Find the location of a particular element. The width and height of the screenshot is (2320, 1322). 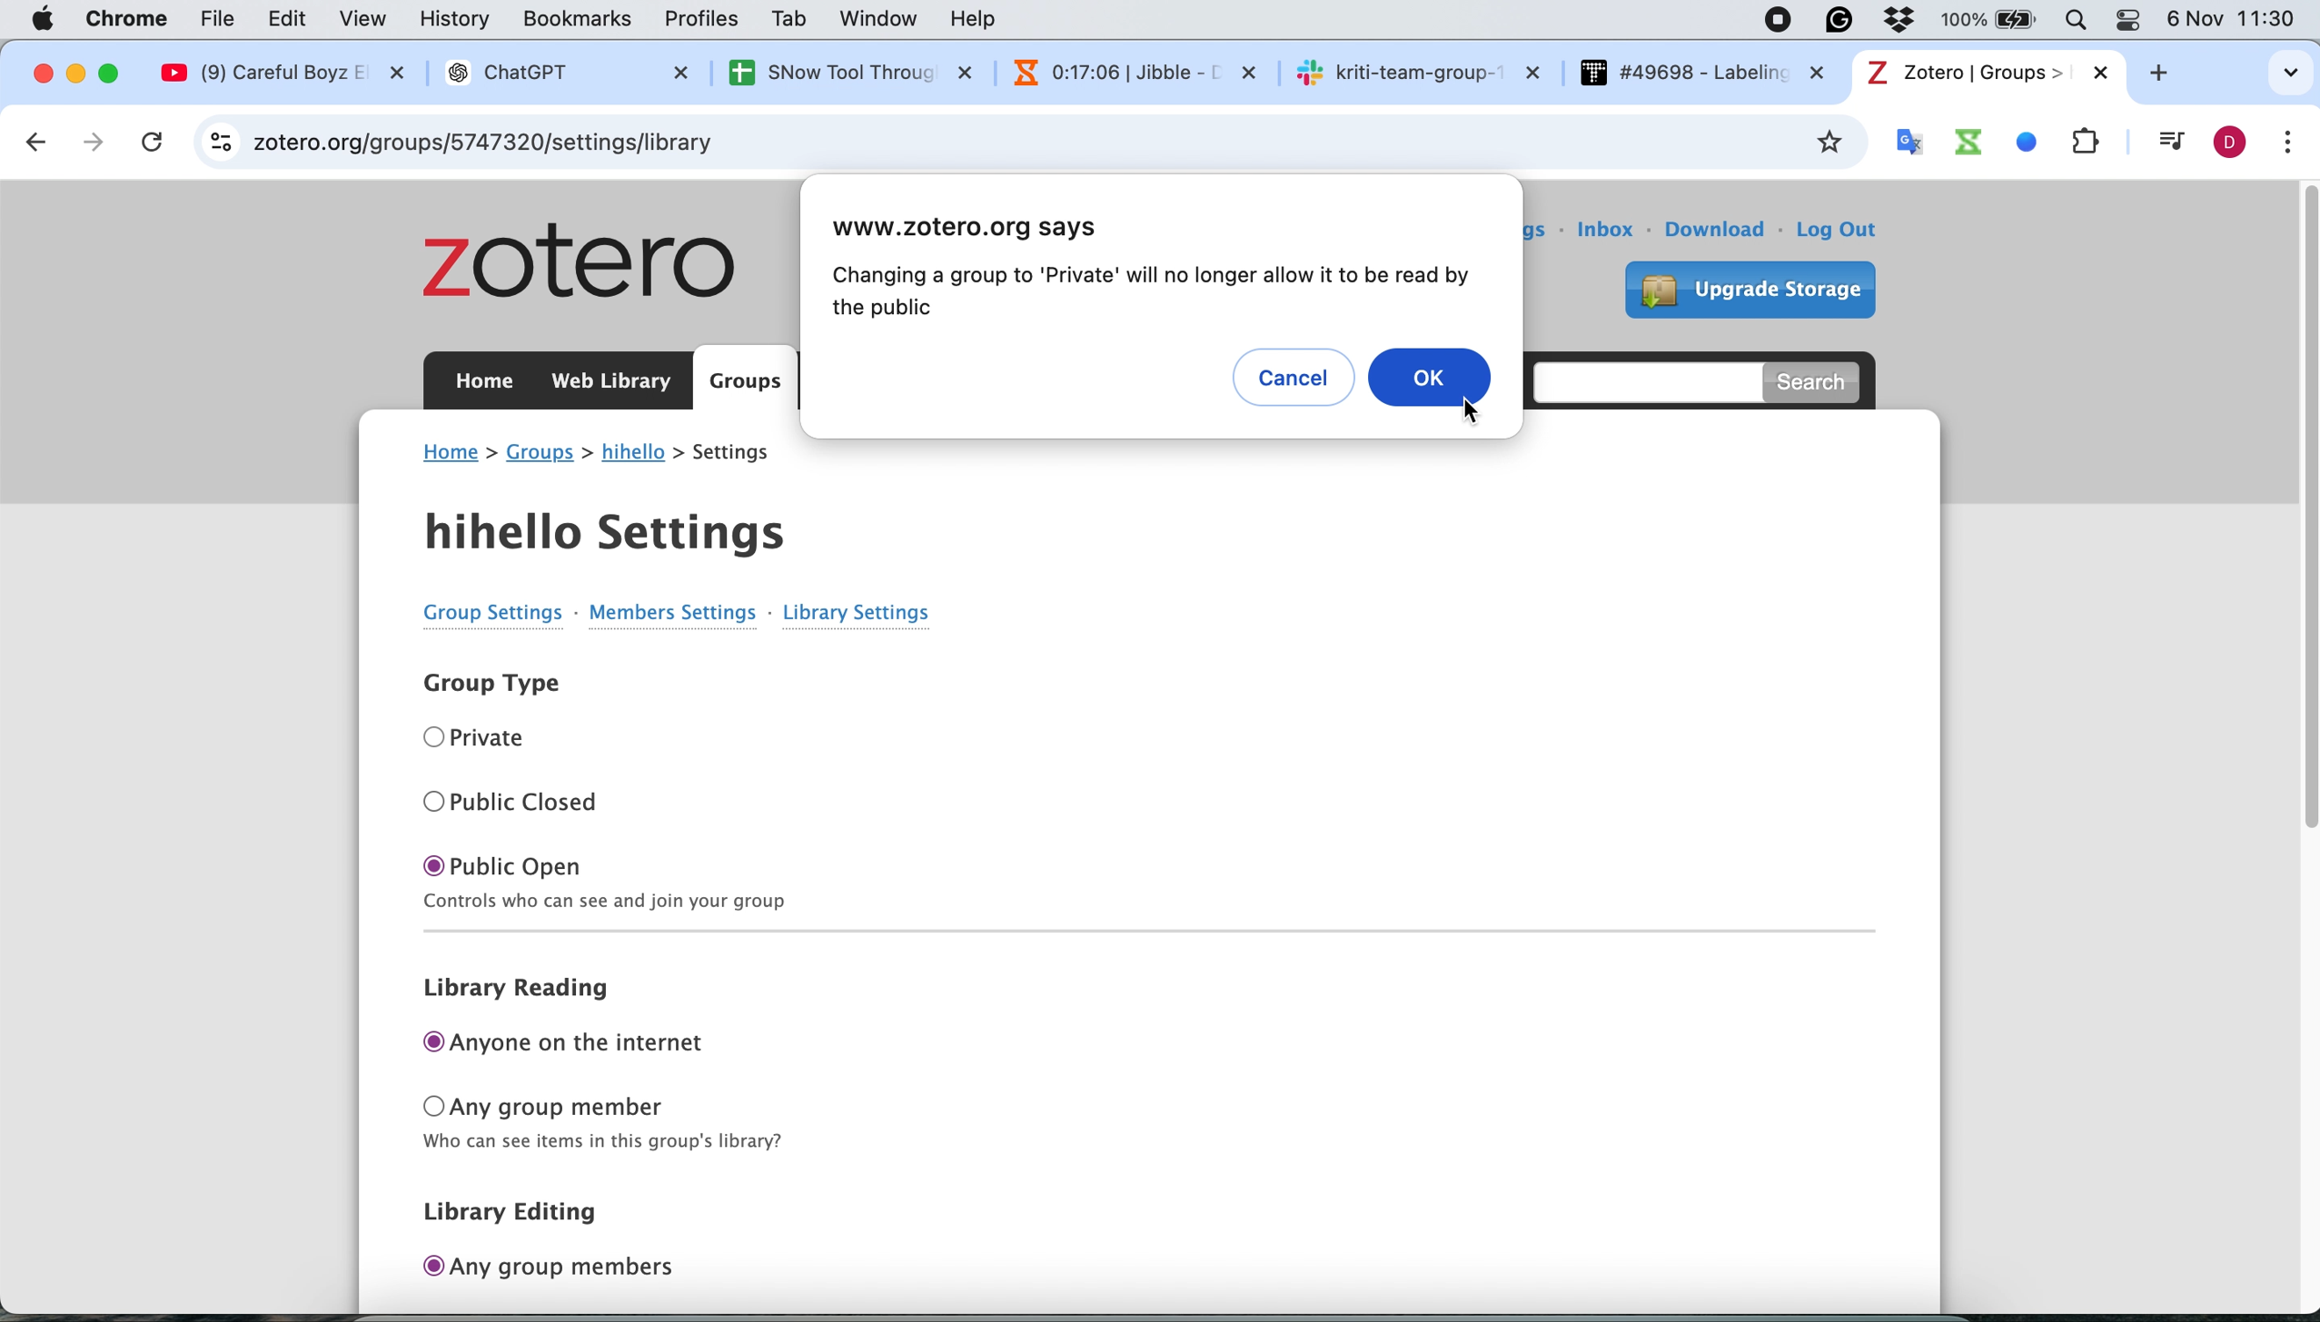

close is located at coordinates (40, 74).